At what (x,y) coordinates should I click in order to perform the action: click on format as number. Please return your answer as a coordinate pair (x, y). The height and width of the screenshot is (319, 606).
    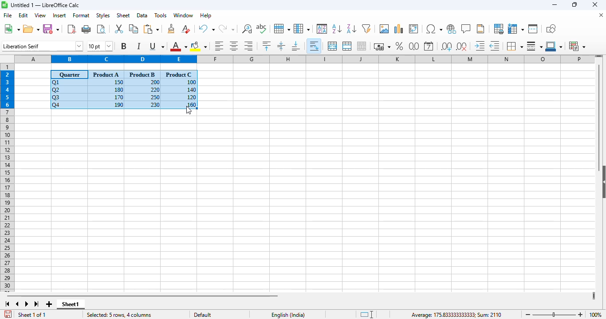
    Looking at the image, I should click on (414, 46).